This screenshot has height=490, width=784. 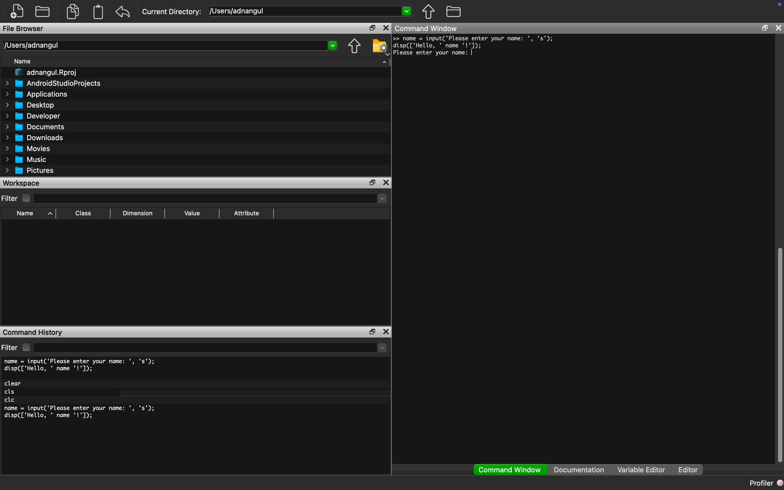 What do you see at coordinates (765, 483) in the screenshot?
I see `Profiler` at bounding box center [765, 483].